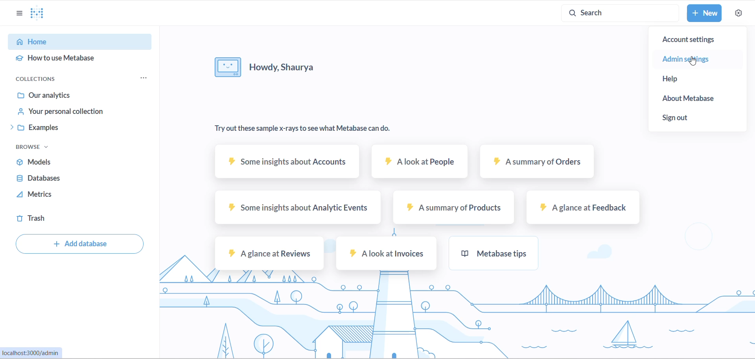 The width and height of the screenshot is (755, 359). I want to click on A look at People Sample, so click(421, 161).